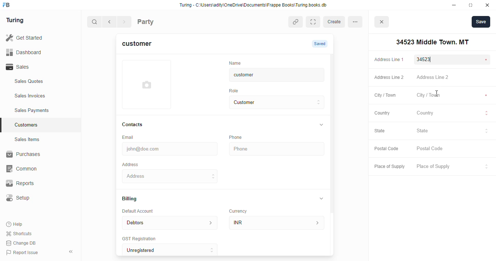 The height and width of the screenshot is (261, 496). What do you see at coordinates (43, 111) in the screenshot?
I see `Sales Payments` at bounding box center [43, 111].